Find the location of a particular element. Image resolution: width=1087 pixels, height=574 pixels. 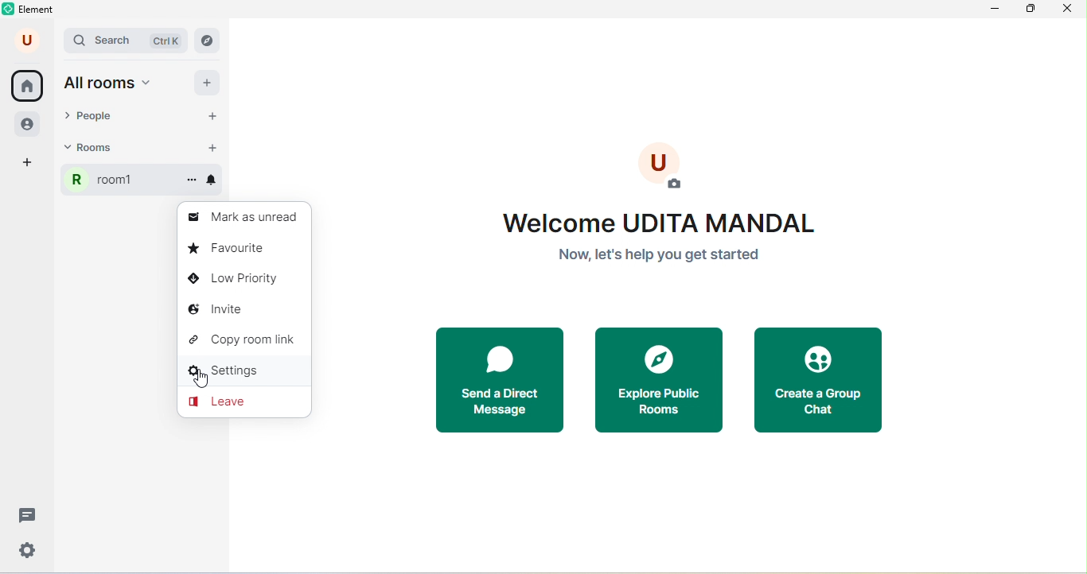

quick settings is located at coordinates (33, 551).